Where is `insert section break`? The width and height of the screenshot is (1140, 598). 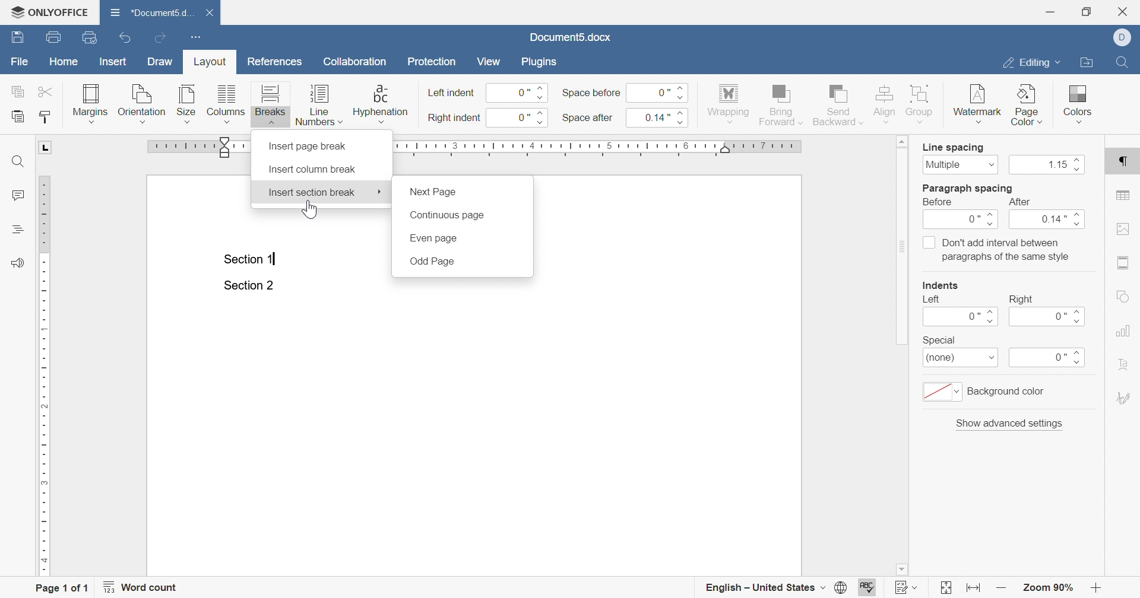 insert section break is located at coordinates (312, 192).